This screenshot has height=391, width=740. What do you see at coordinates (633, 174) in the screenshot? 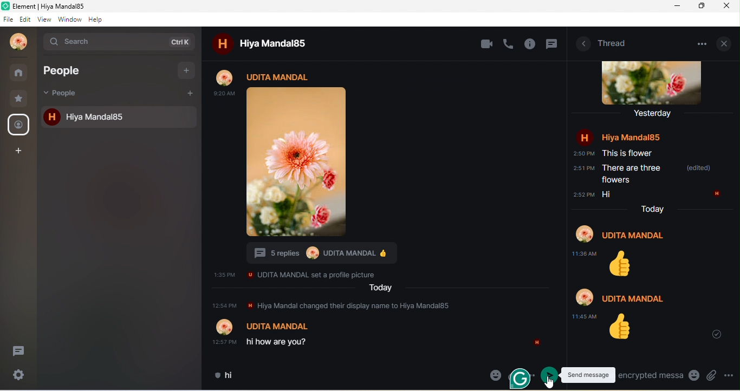
I see `There are three flowers` at bounding box center [633, 174].